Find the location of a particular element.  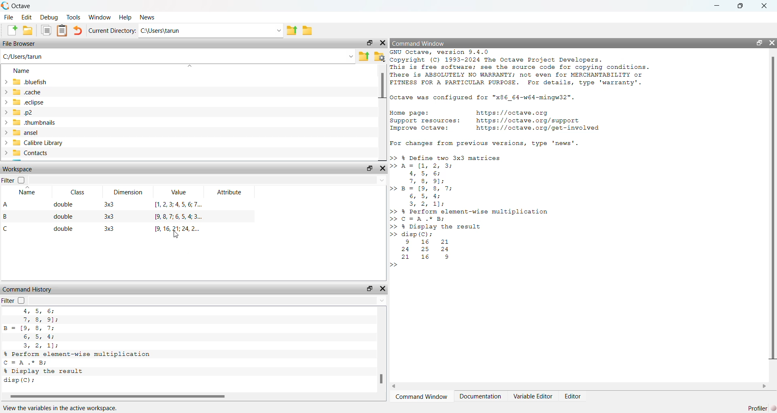

disp(C): is located at coordinates (20, 381).